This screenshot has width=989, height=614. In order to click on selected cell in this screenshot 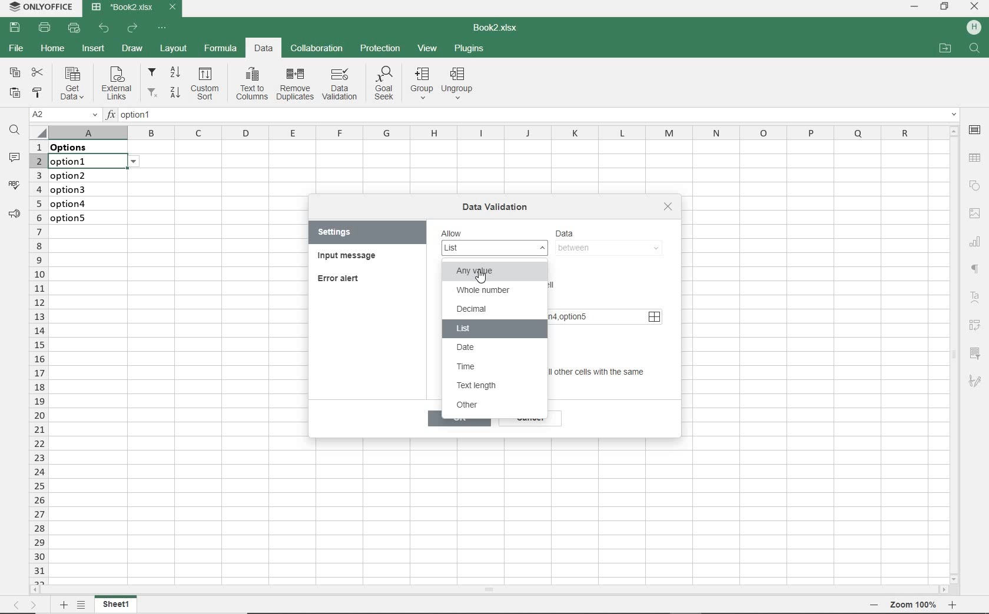, I will do `click(88, 163)`.